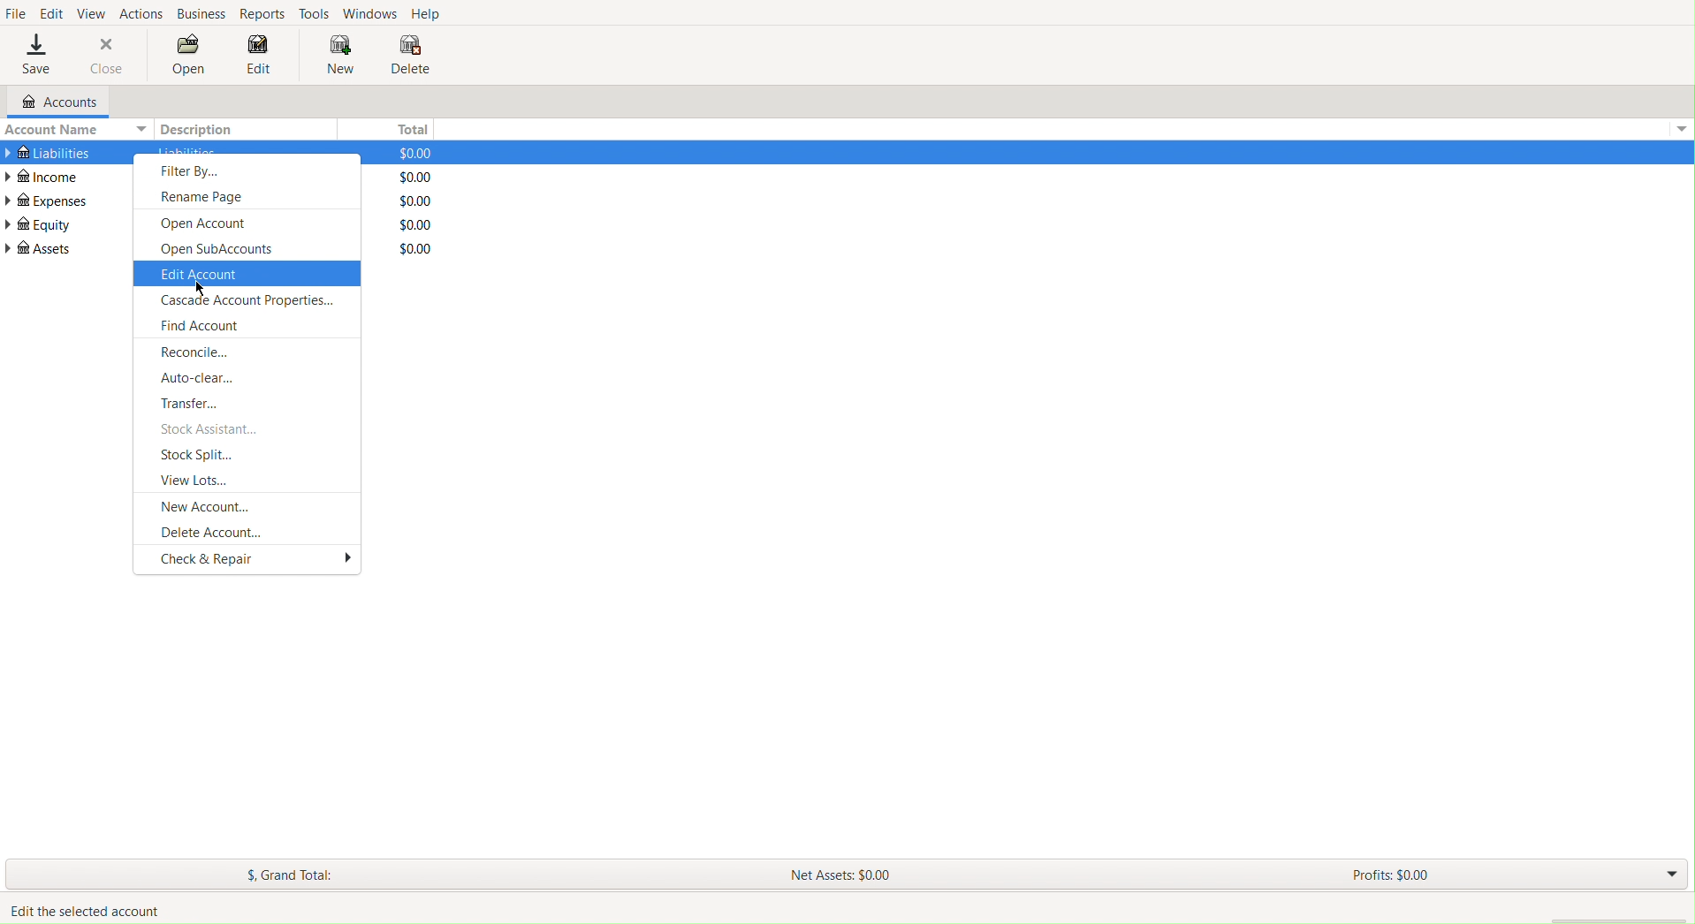 Image resolution: width=1695 pixels, height=924 pixels. Describe the element at coordinates (407, 152) in the screenshot. I see `$0.00` at that location.